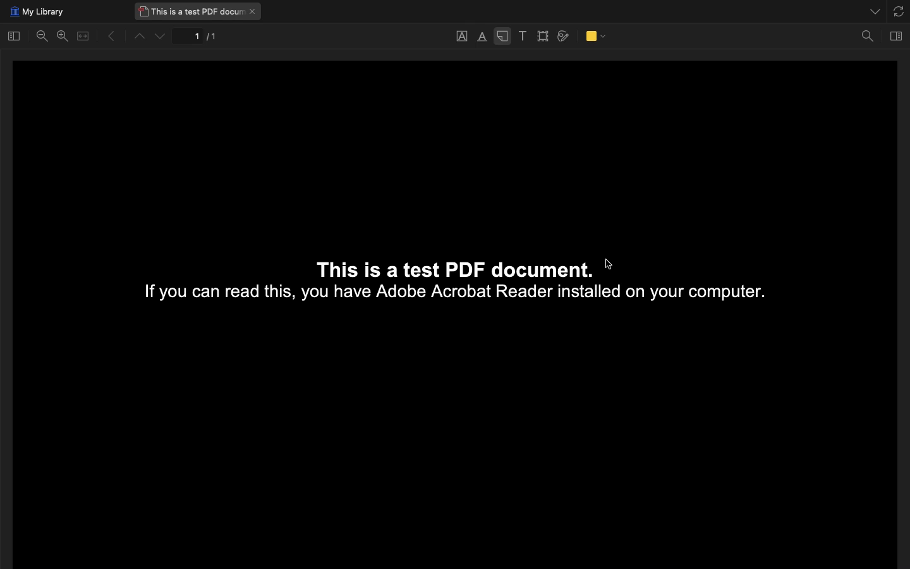  Describe the element at coordinates (62, 36) in the screenshot. I see `Zoom in` at that location.